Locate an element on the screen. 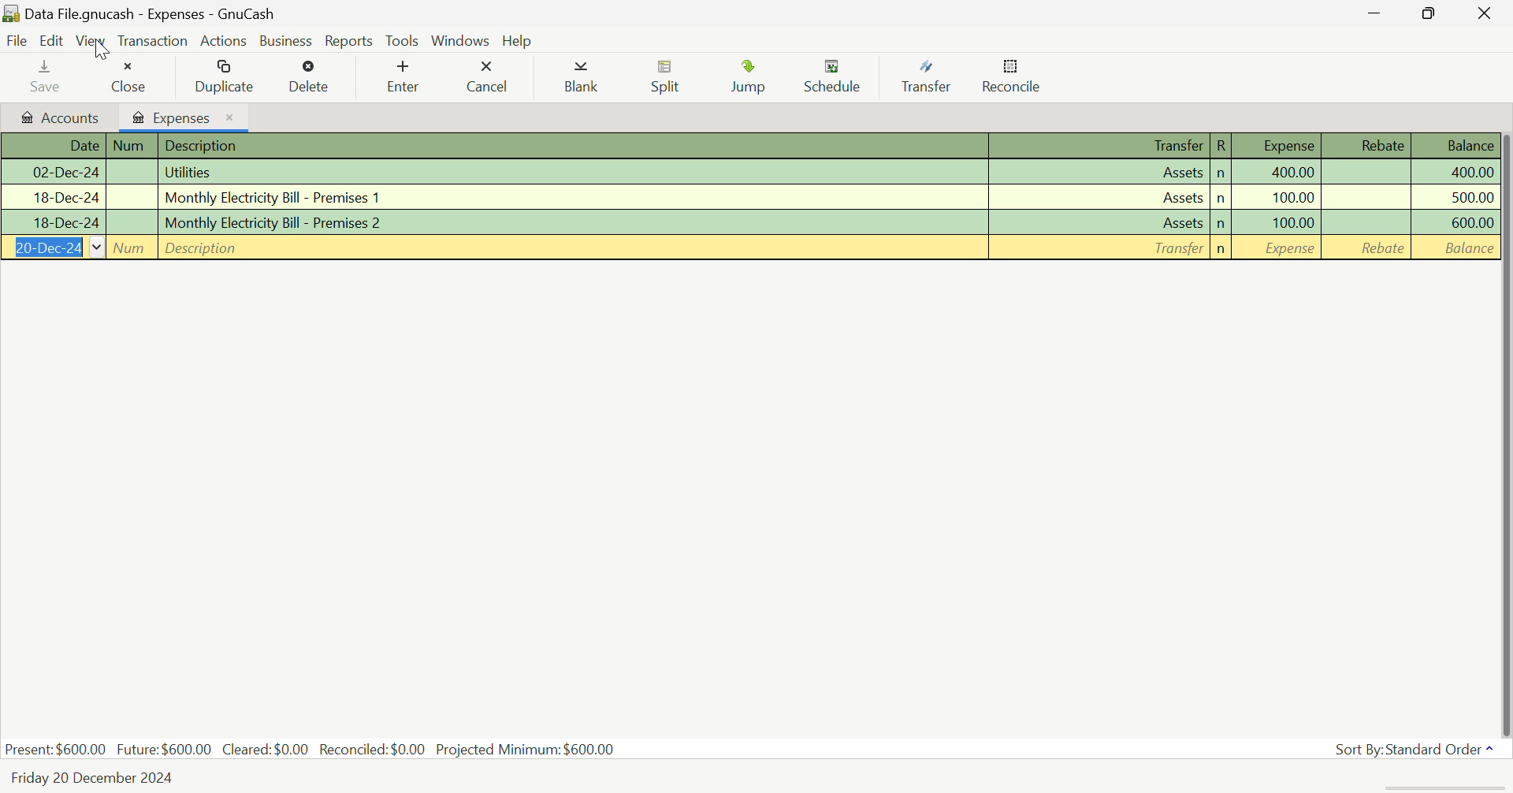 The width and height of the screenshot is (1513, 793). Jump is located at coordinates (748, 79).